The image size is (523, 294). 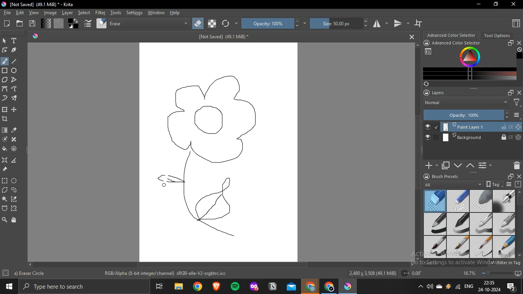 What do you see at coordinates (329, 286) in the screenshot?
I see `Application` at bounding box center [329, 286].